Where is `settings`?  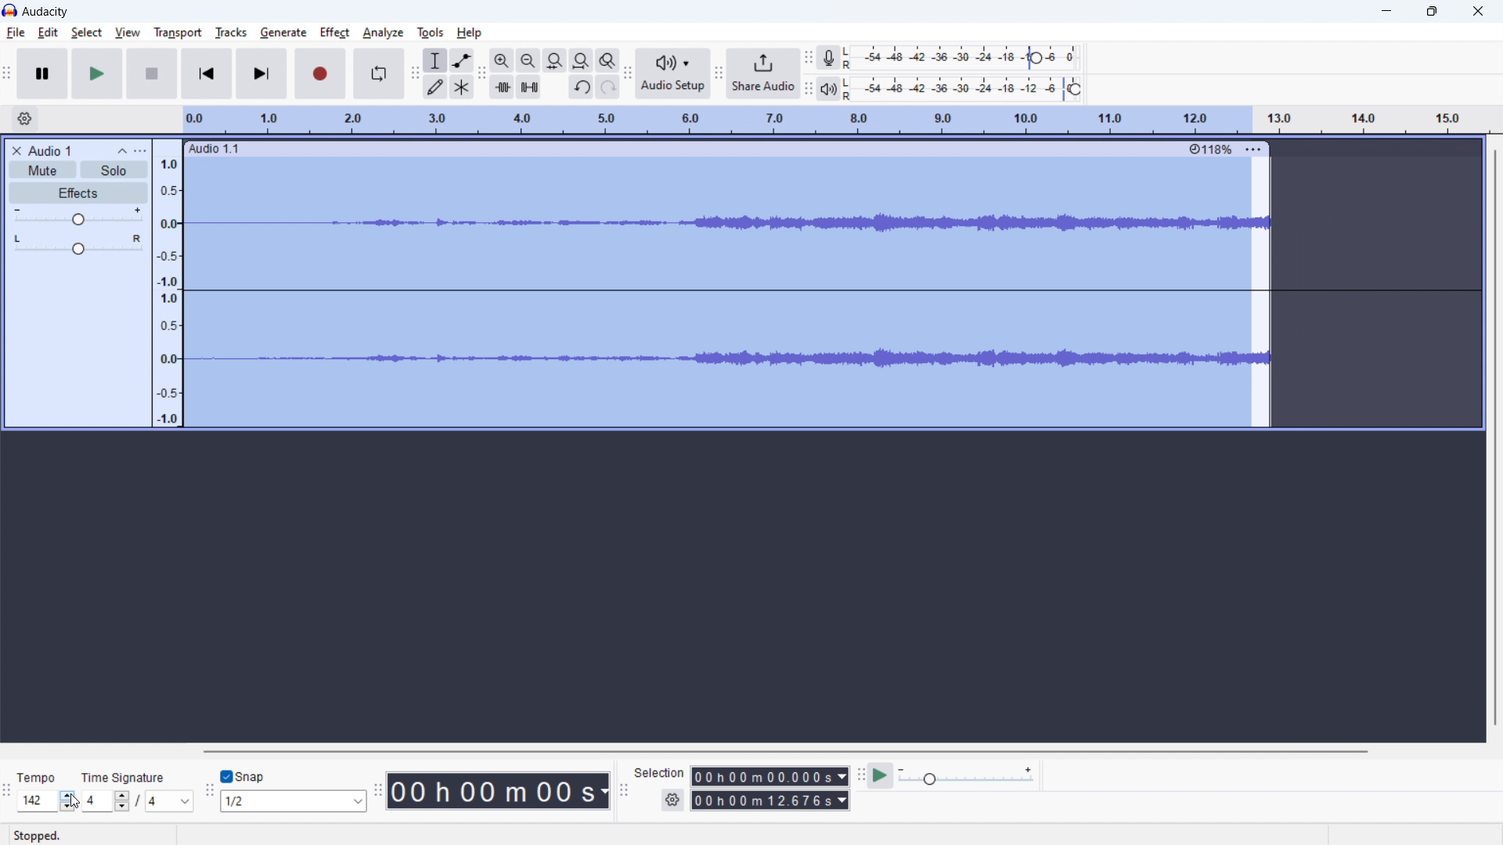 settings is located at coordinates (672, 800).